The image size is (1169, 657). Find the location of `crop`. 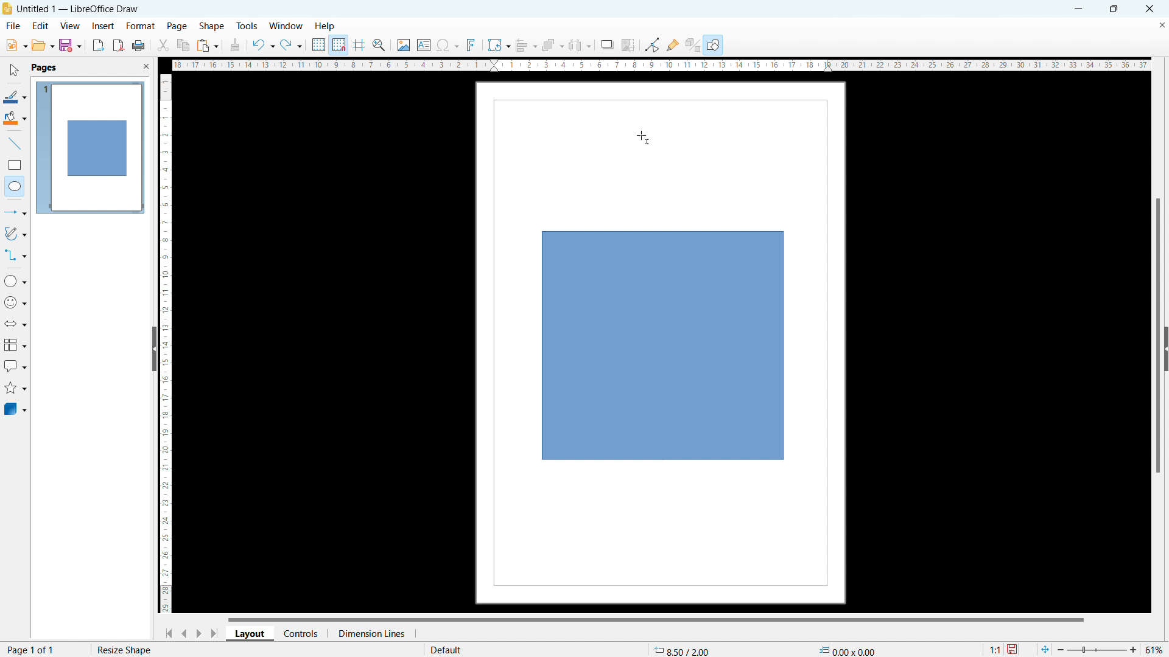

crop is located at coordinates (628, 45).